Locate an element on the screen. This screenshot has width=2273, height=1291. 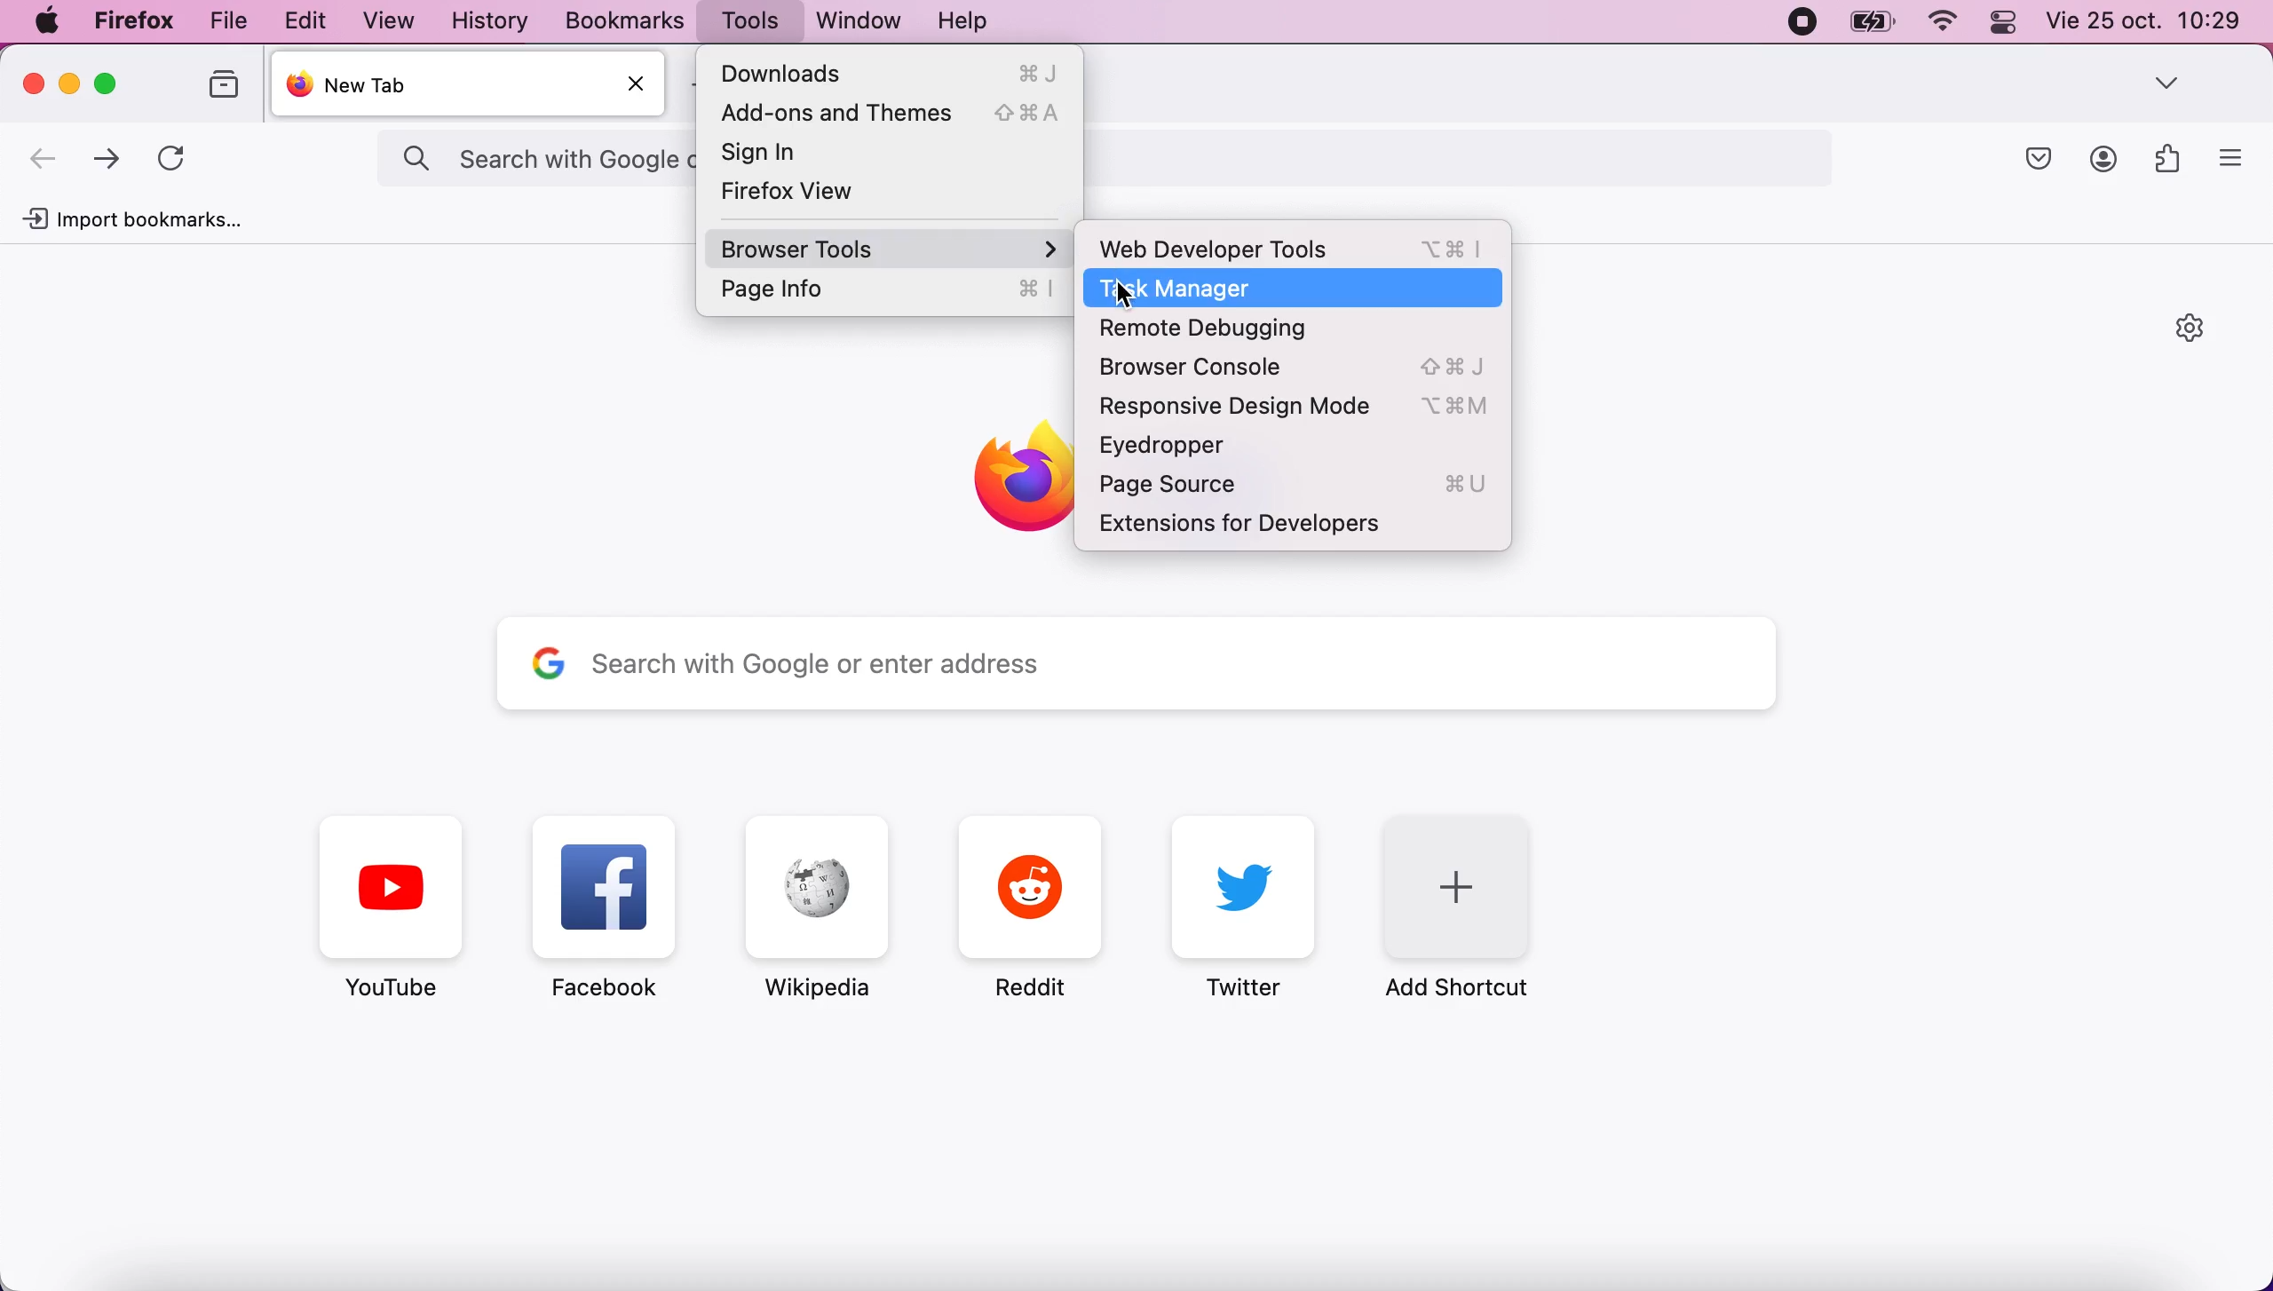
Date and time is located at coordinates (2145, 20).